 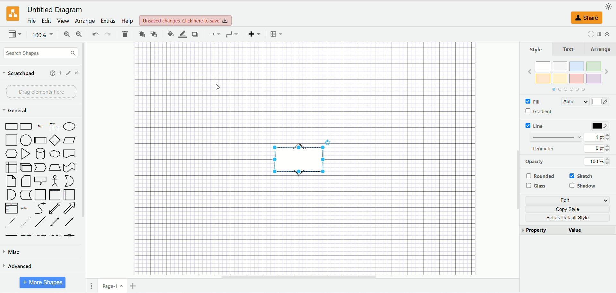 What do you see at coordinates (590, 231) in the screenshot?
I see `value` at bounding box center [590, 231].